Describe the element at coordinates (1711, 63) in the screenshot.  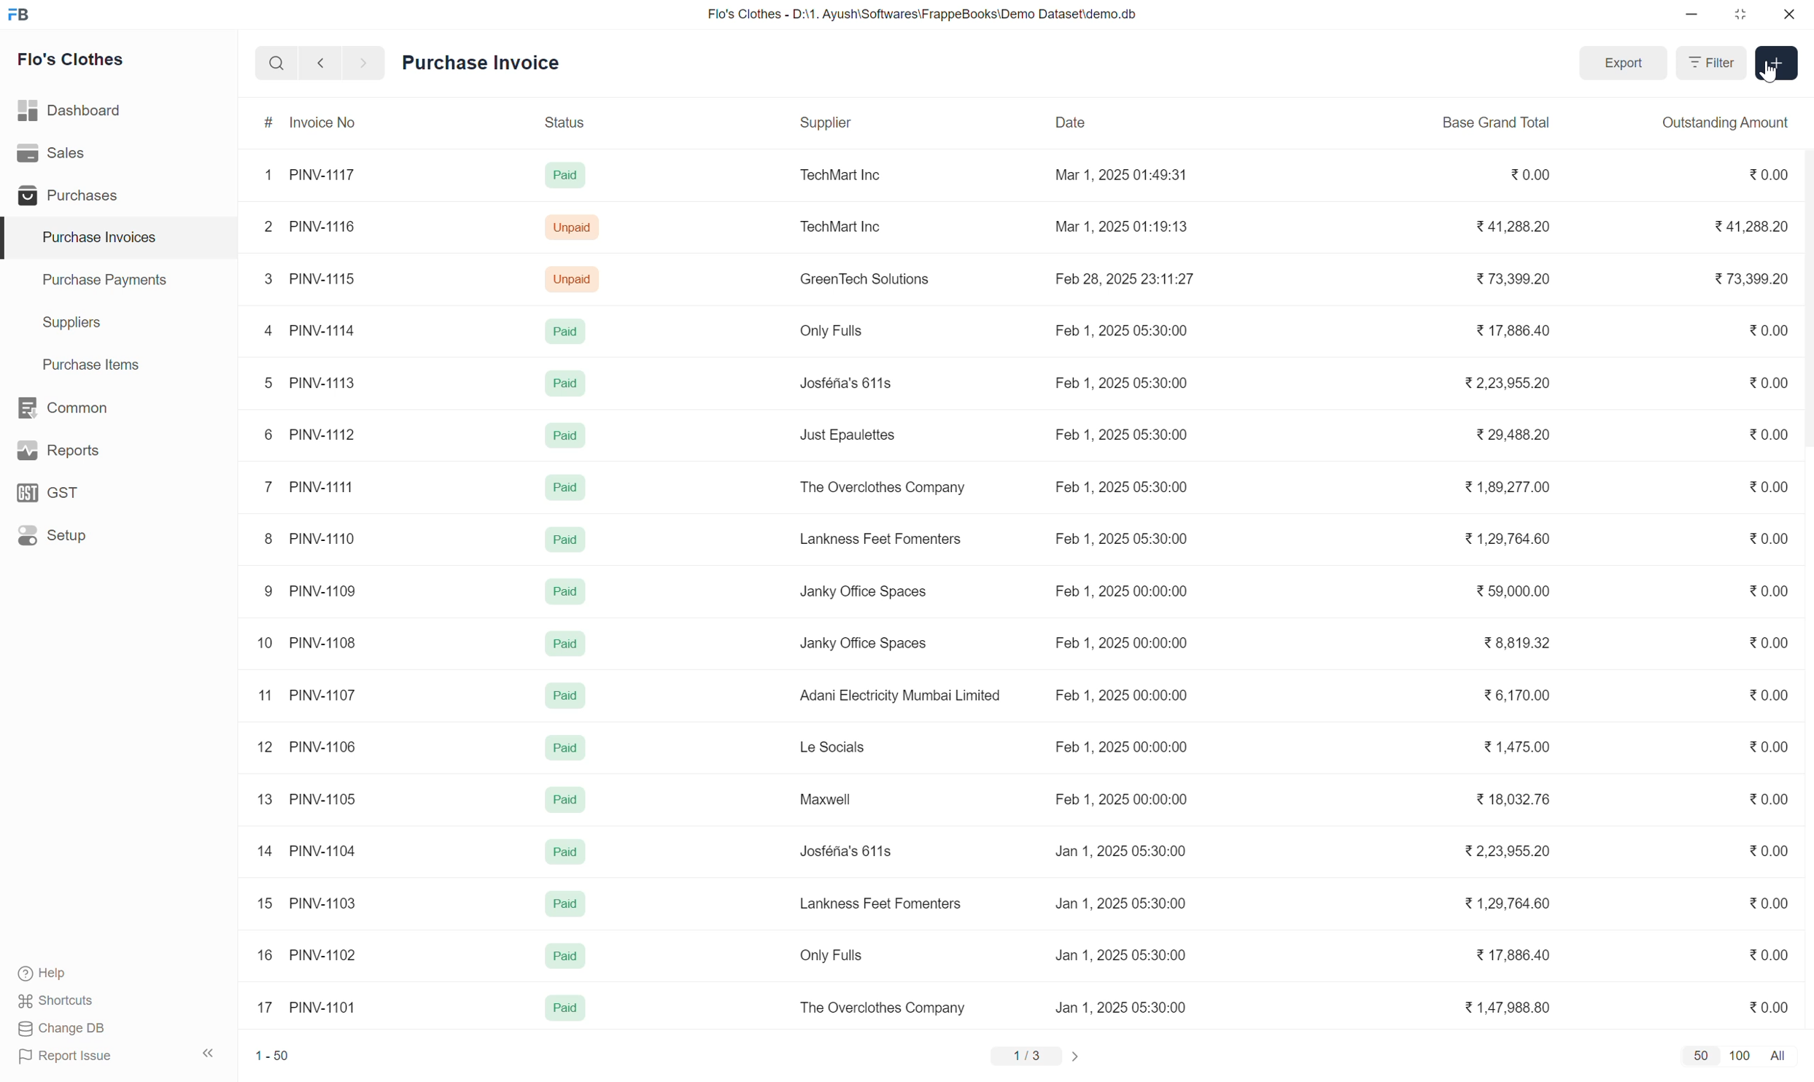
I see `Filter` at that location.